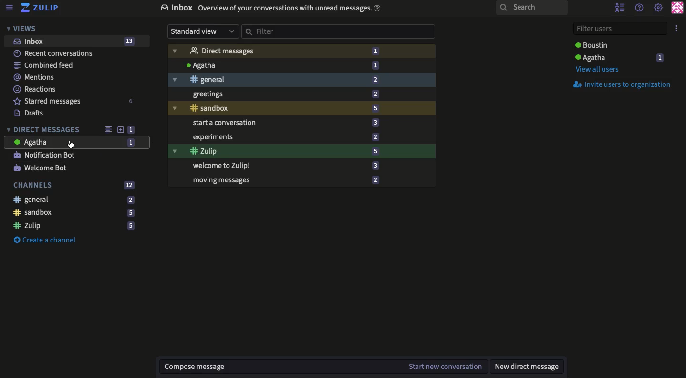  Describe the element at coordinates (36, 89) in the screenshot. I see `Reactions` at that location.